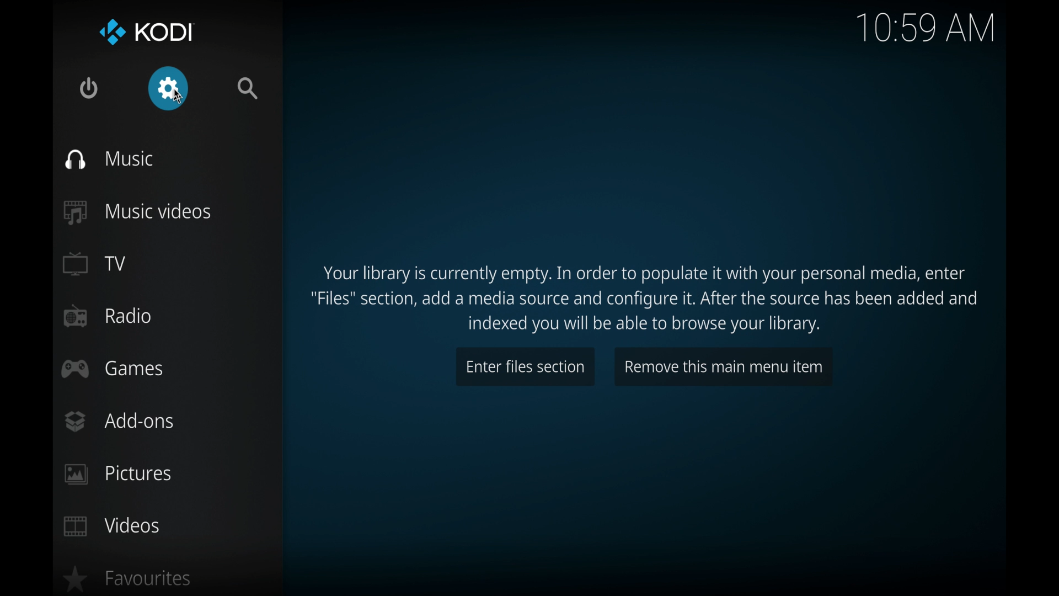  What do you see at coordinates (110, 525) in the screenshot?
I see `videos` at bounding box center [110, 525].